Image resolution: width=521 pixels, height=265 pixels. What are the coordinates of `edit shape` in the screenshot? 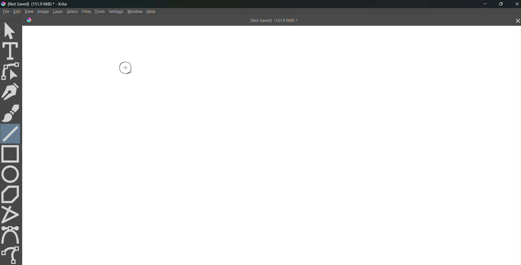 It's located at (12, 71).